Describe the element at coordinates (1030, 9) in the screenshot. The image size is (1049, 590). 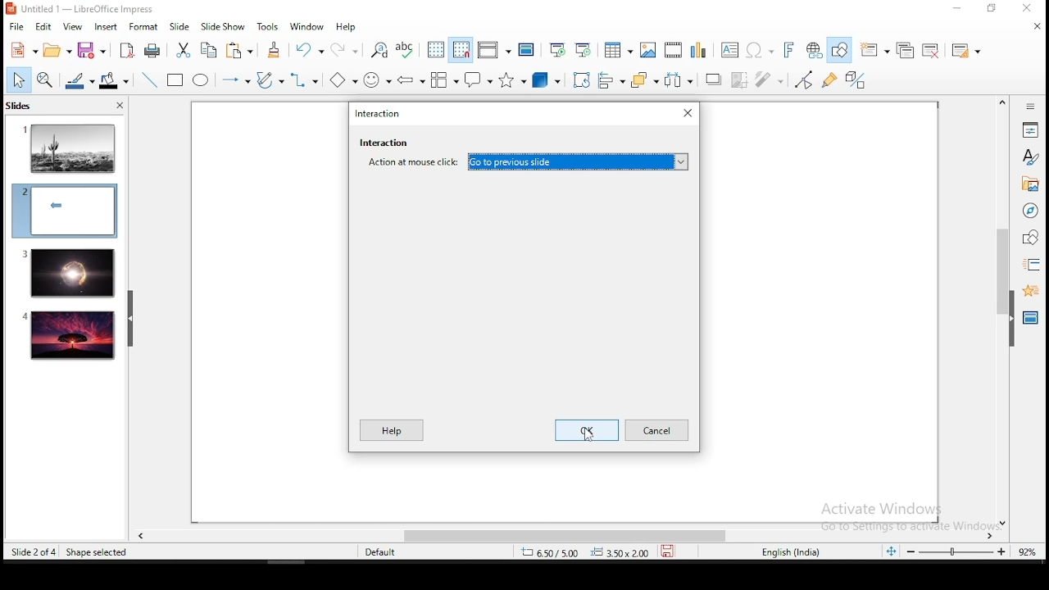
I see `close window` at that location.